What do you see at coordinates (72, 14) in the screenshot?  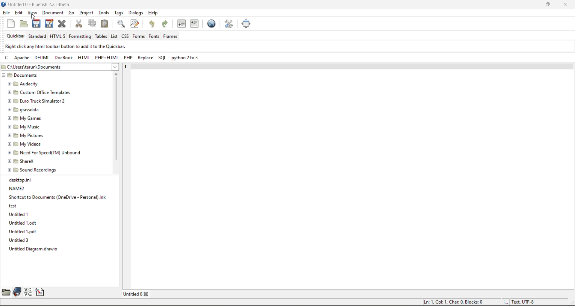 I see `go` at bounding box center [72, 14].